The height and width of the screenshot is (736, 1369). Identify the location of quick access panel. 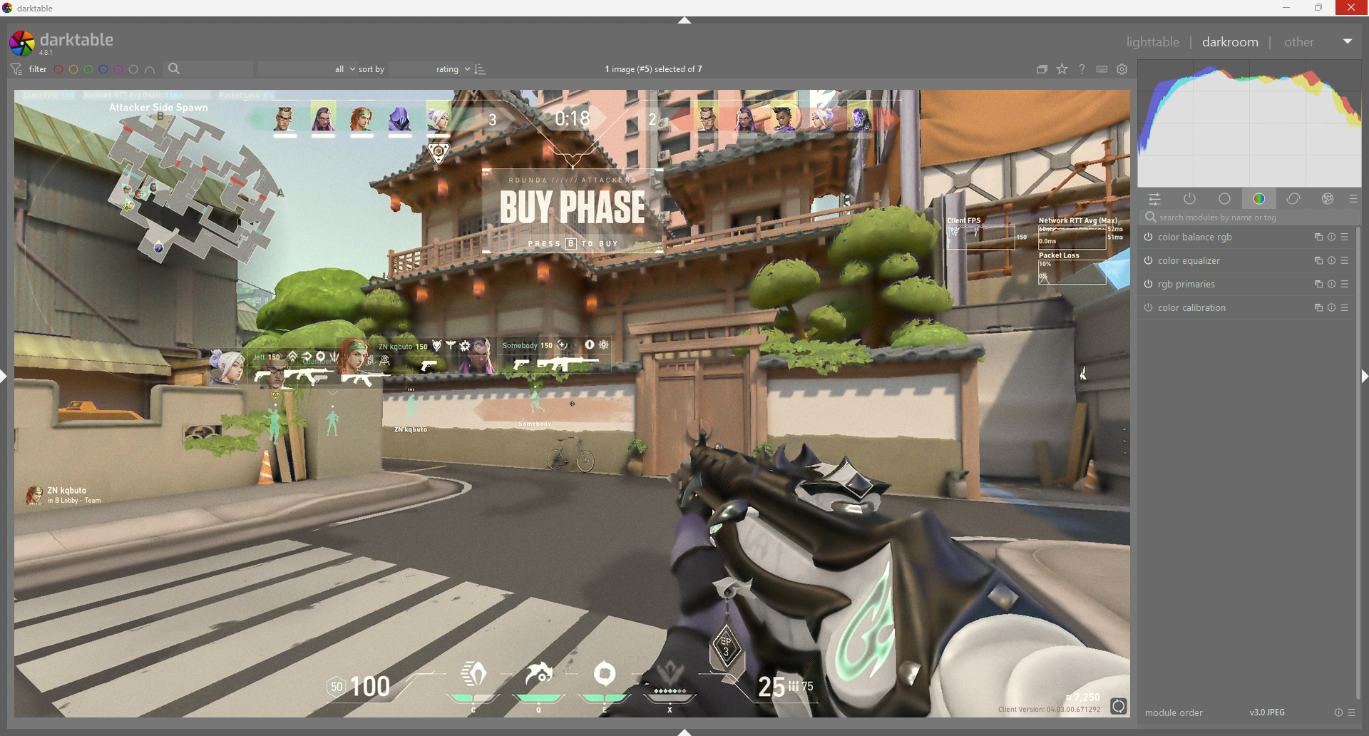
(1158, 200).